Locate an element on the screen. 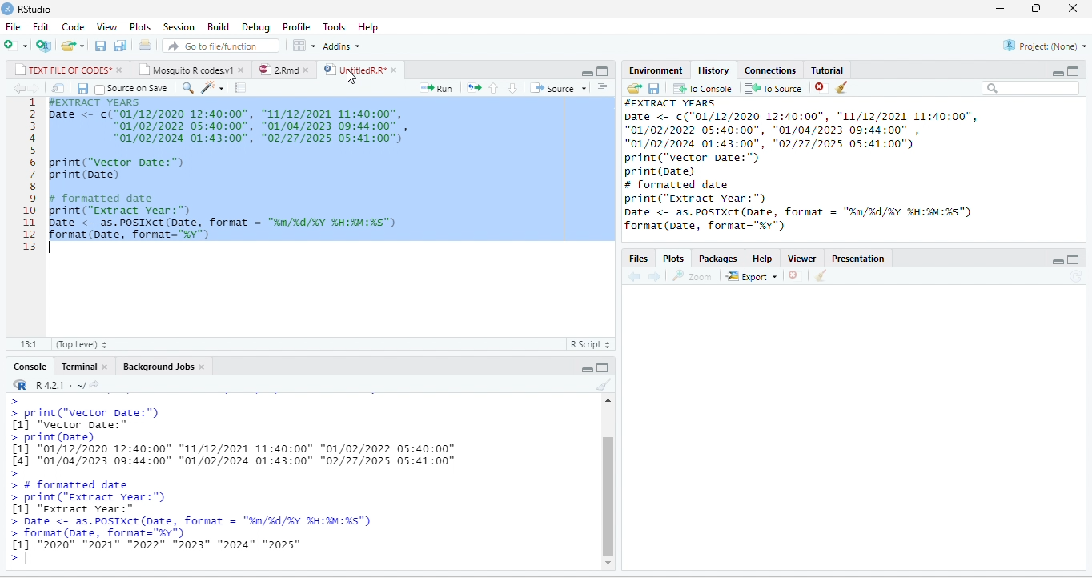 The width and height of the screenshot is (1092, 578). back is located at coordinates (18, 88).